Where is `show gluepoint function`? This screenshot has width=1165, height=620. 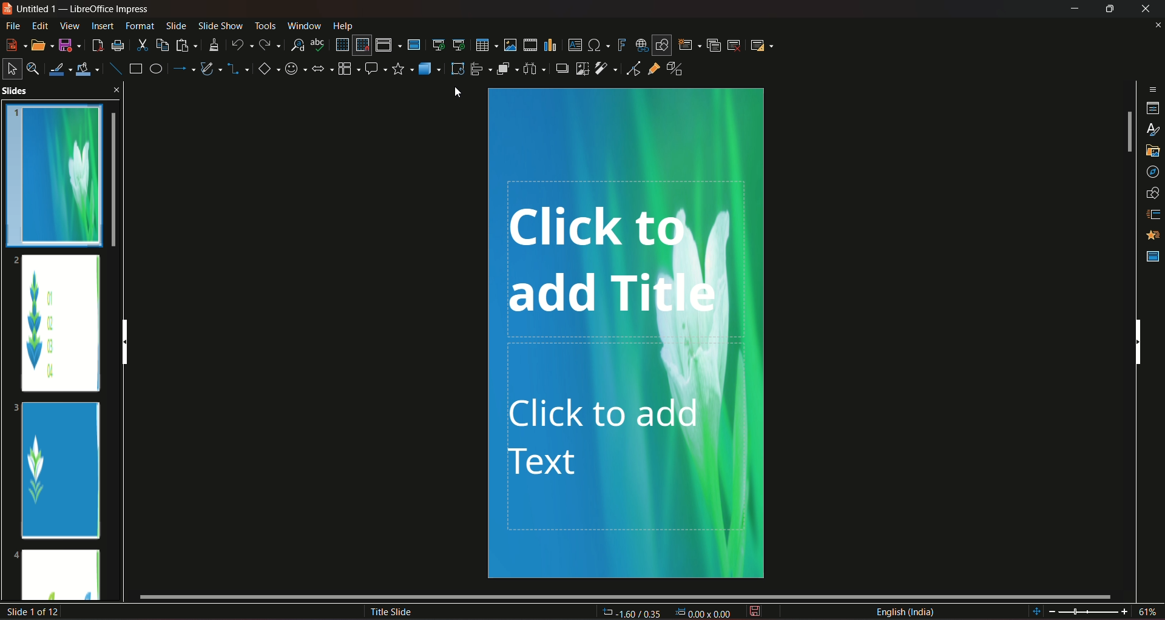 show gluepoint function is located at coordinates (653, 70).